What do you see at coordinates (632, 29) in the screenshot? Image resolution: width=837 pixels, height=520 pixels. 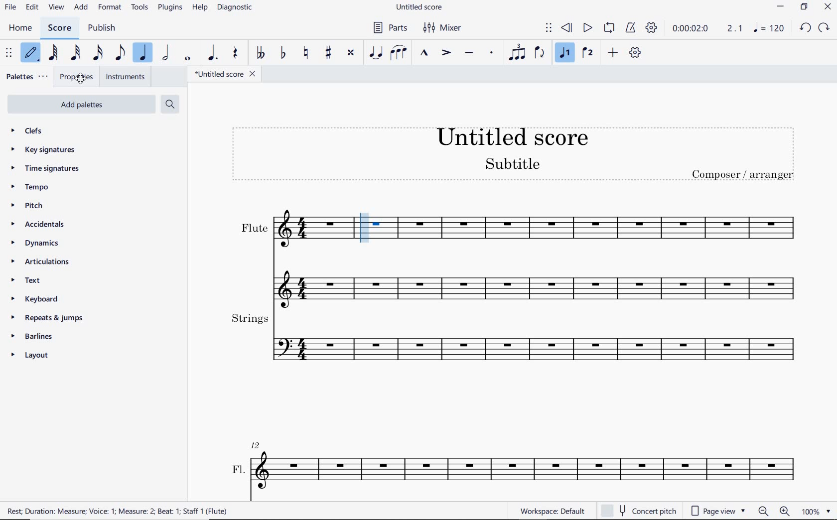 I see `METRONOME` at bounding box center [632, 29].